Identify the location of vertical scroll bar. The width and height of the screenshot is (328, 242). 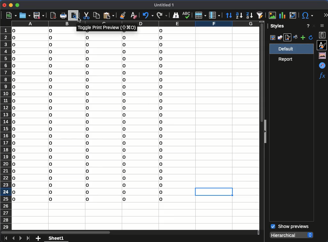
(259, 72).